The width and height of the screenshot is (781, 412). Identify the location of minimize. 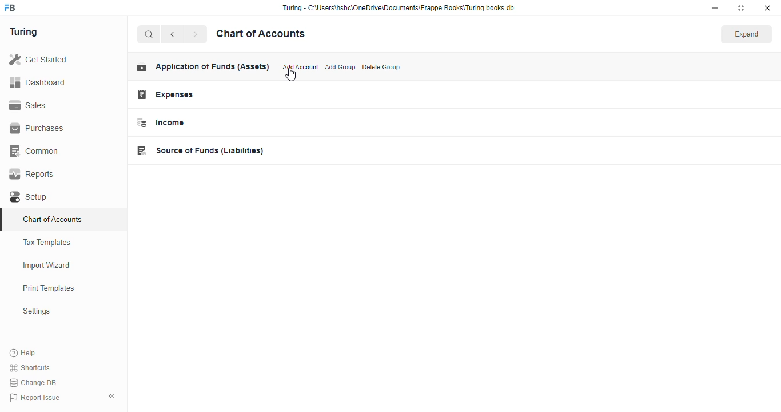
(715, 8).